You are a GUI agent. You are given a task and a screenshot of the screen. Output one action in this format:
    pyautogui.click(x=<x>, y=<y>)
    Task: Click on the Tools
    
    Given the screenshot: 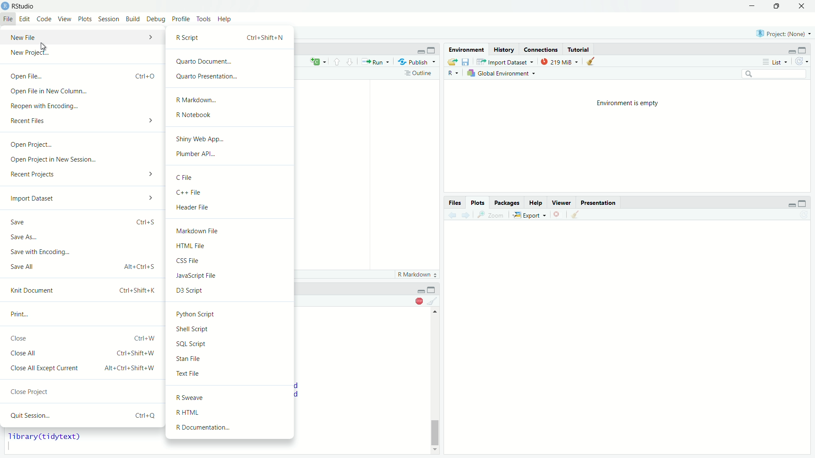 What is the action you would take?
    pyautogui.click(x=203, y=19)
    